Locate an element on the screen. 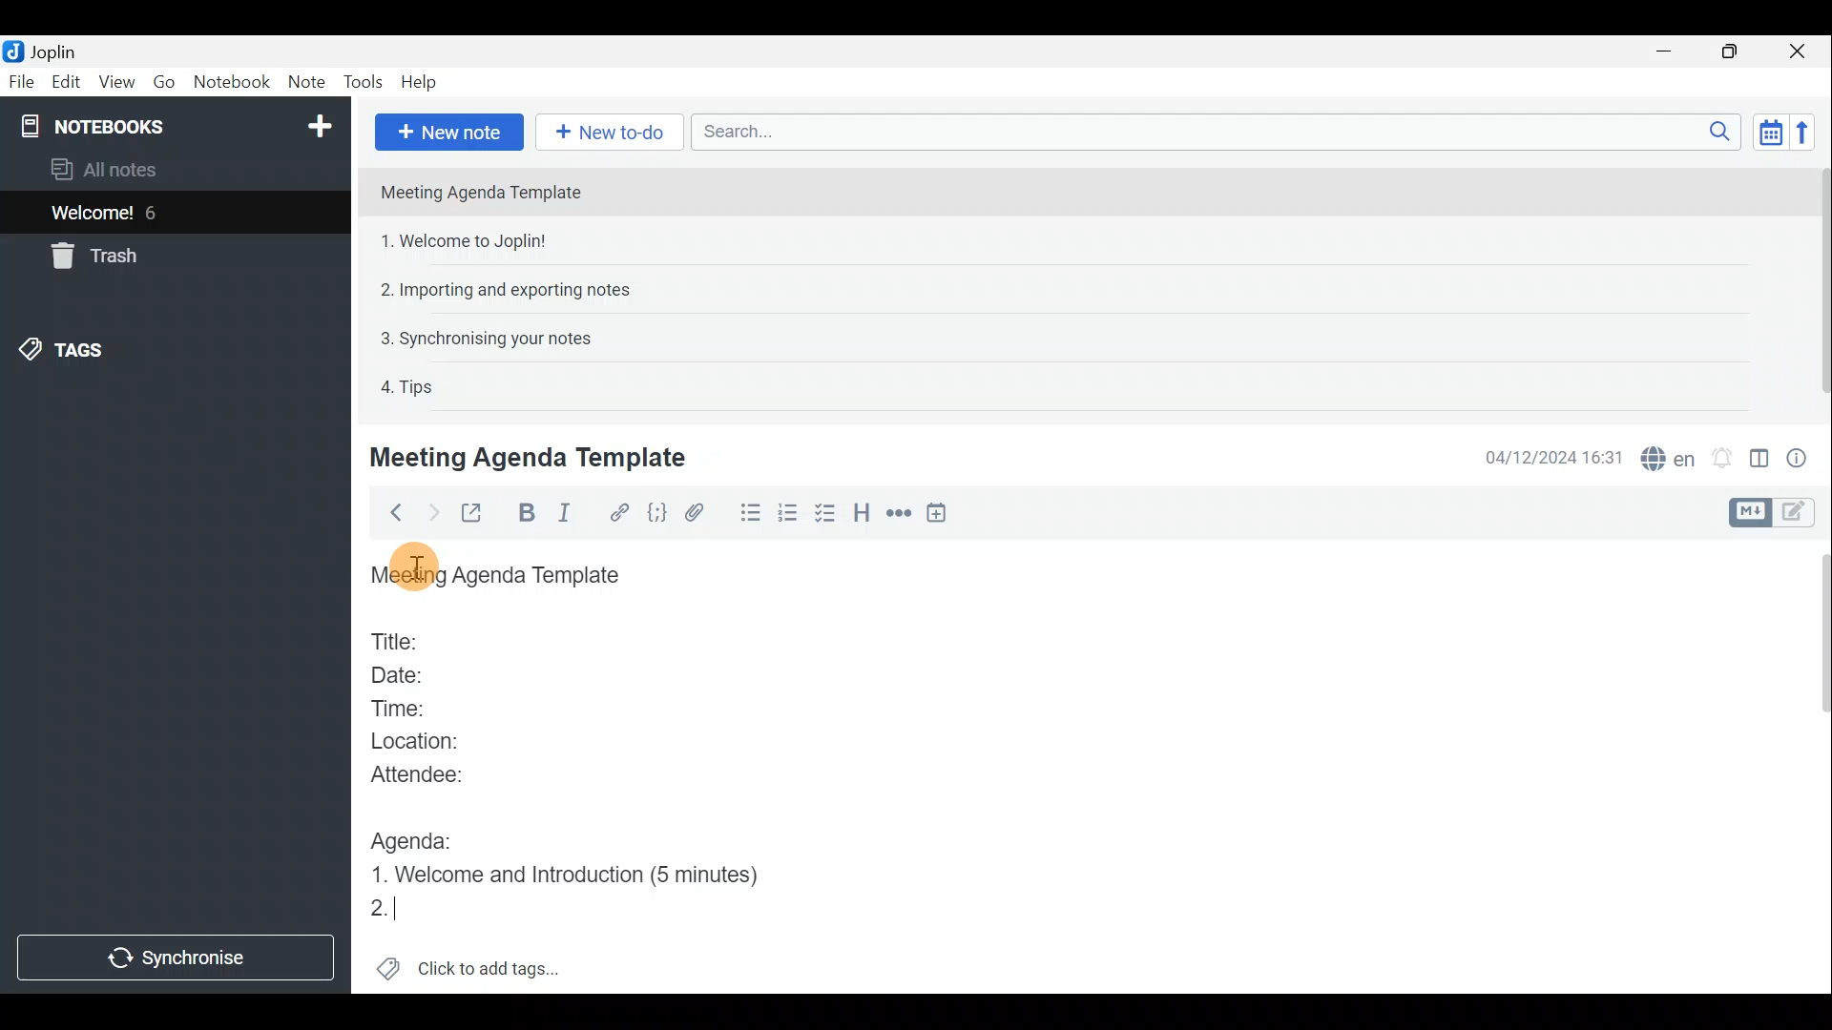 This screenshot has height=1030, width=1832. Help is located at coordinates (423, 82).